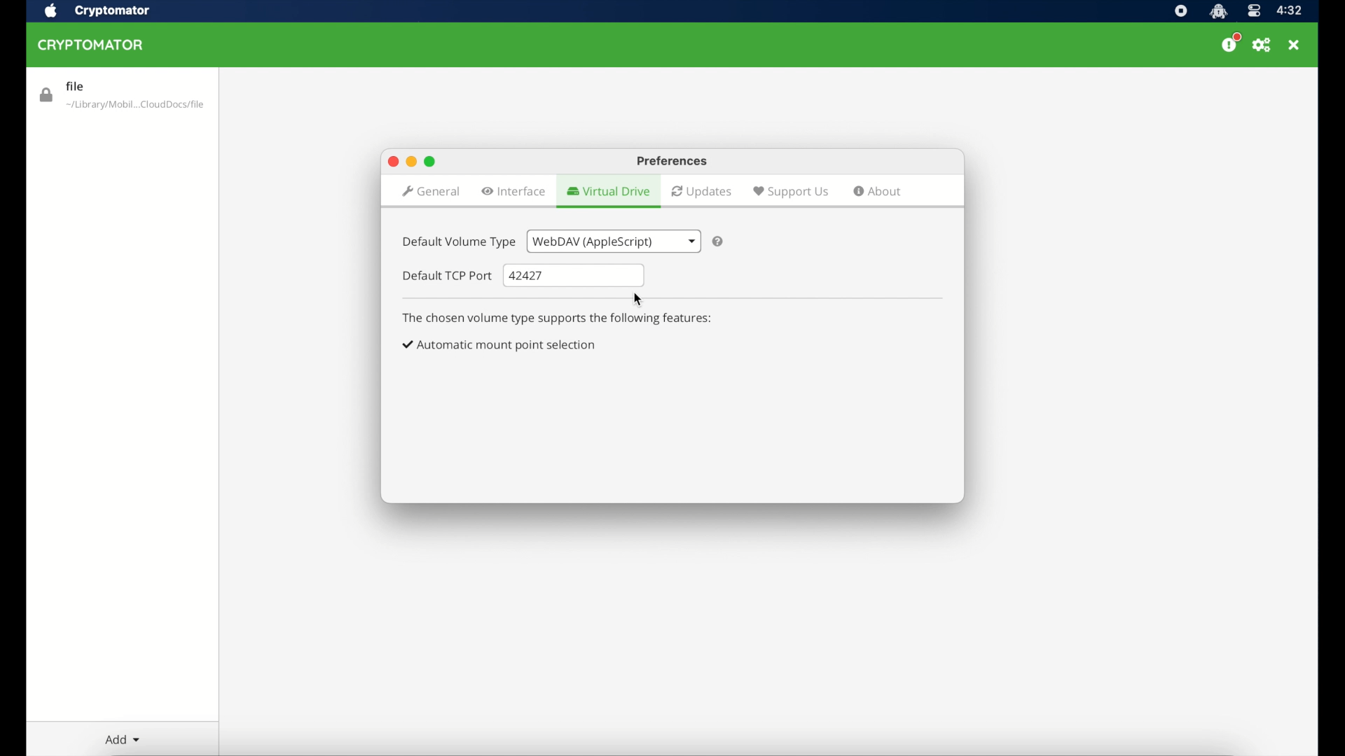  What do you see at coordinates (457, 242) in the screenshot?
I see `default volume type` at bounding box center [457, 242].